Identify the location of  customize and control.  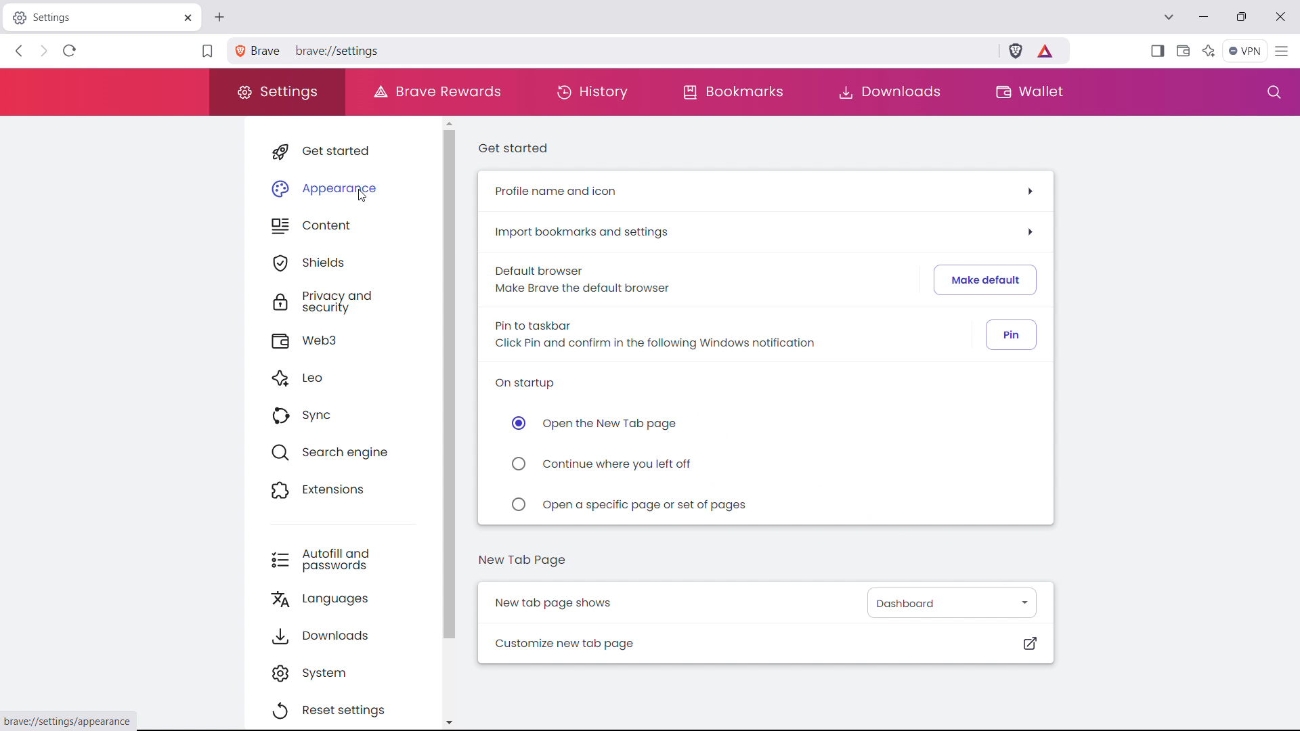
(1283, 50).